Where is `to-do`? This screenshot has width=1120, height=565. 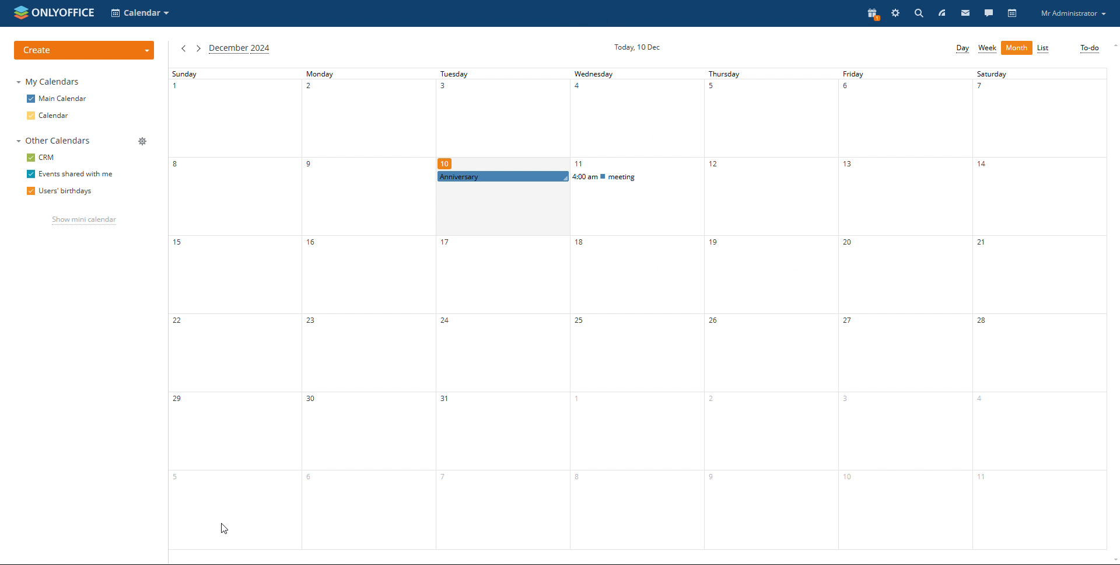
to-do is located at coordinates (1090, 49).